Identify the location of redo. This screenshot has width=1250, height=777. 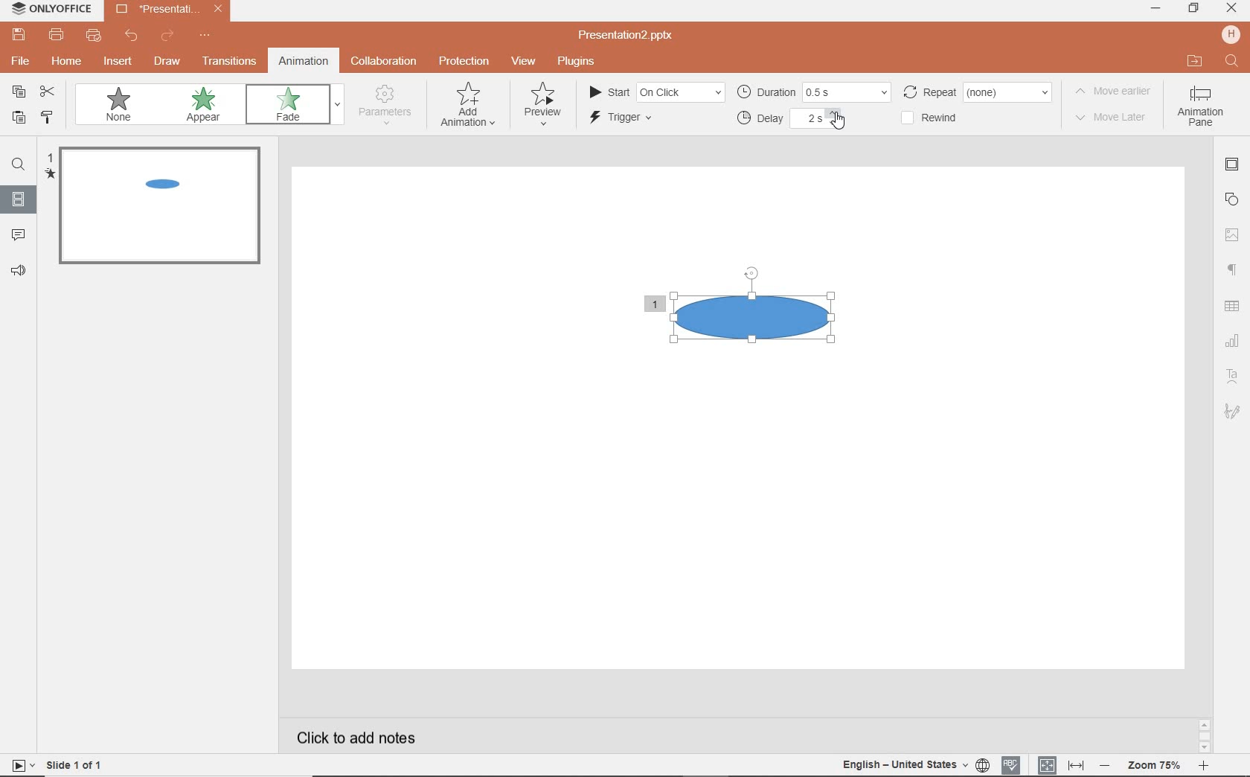
(168, 36).